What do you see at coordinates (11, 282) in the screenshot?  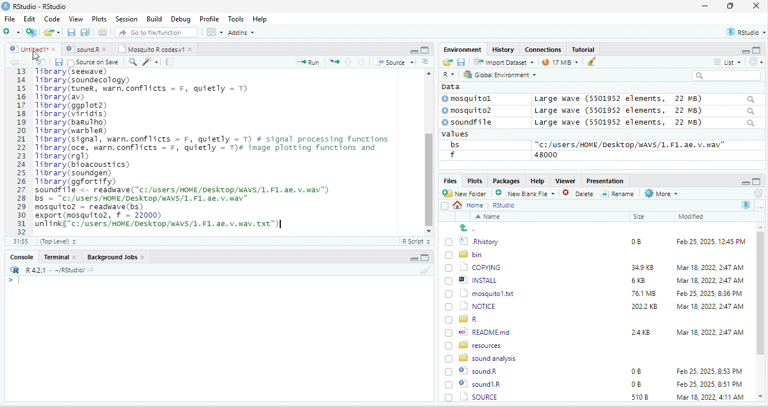 I see `syntax` at bounding box center [11, 282].